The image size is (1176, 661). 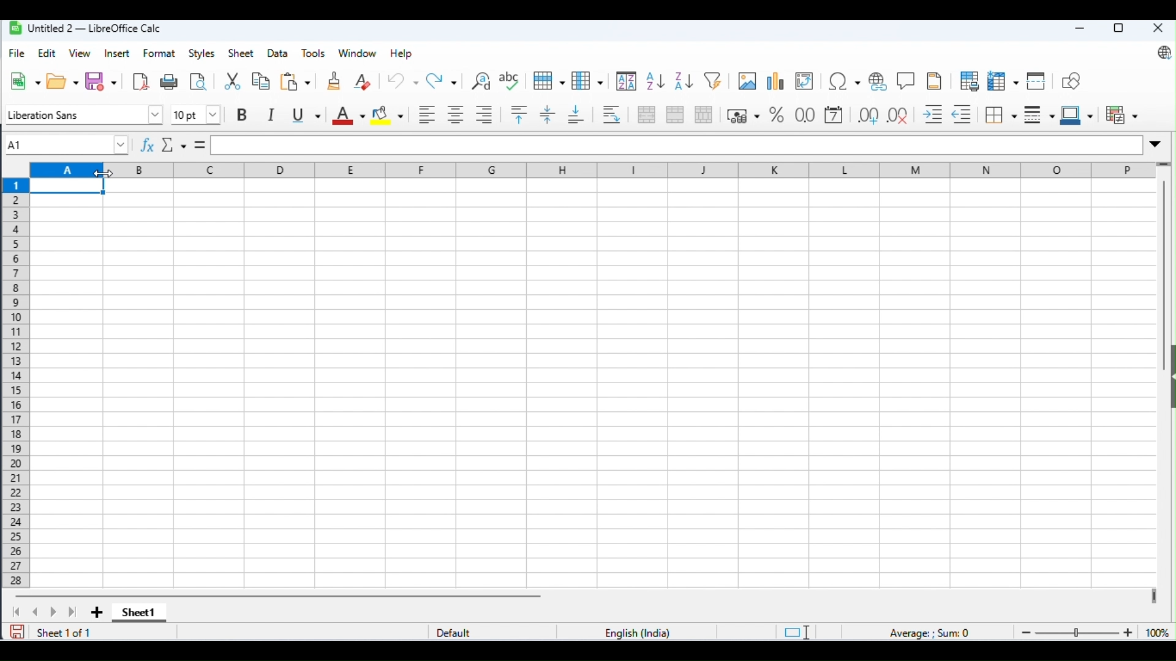 I want to click on border, so click(x=1003, y=114).